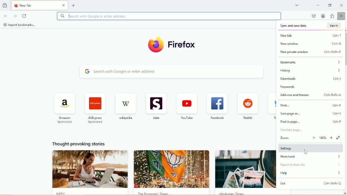 This screenshot has height=195, width=347. I want to click on report broken site, so click(310, 165).